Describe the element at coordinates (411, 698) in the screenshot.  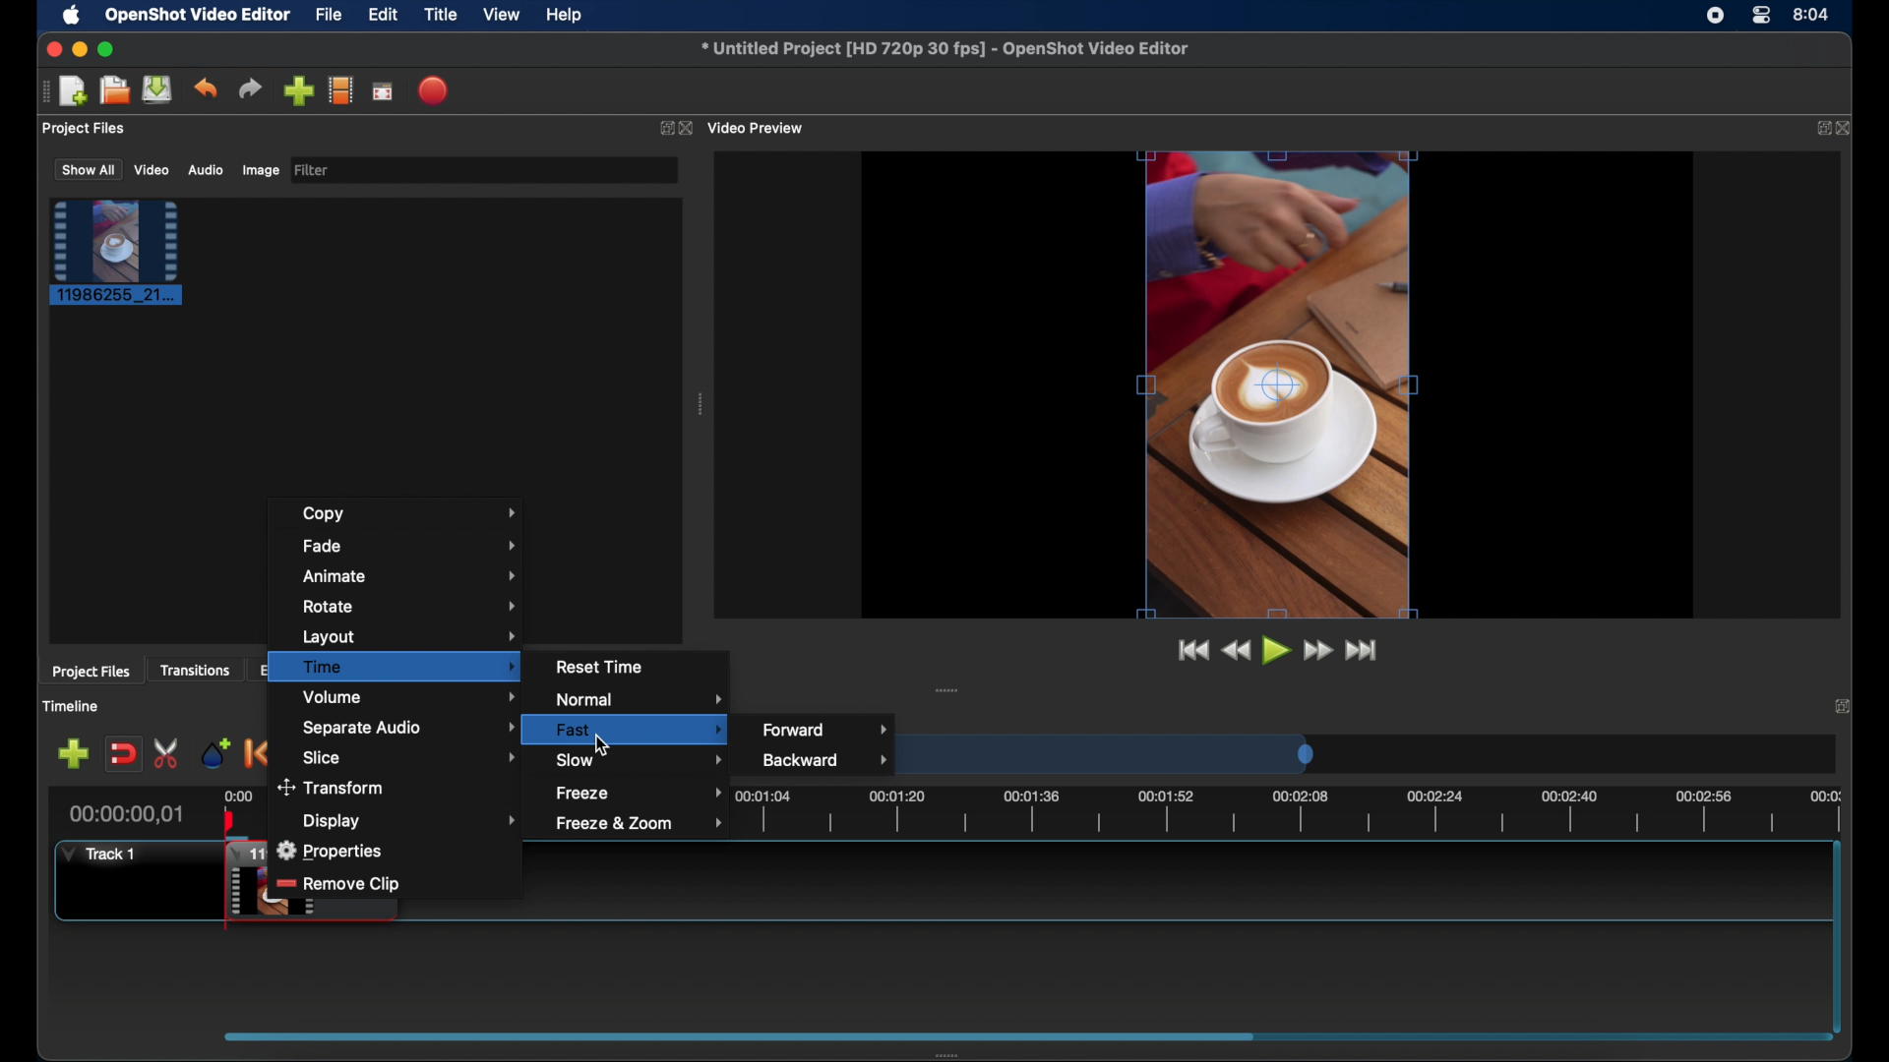
I see `volume  menu` at that location.